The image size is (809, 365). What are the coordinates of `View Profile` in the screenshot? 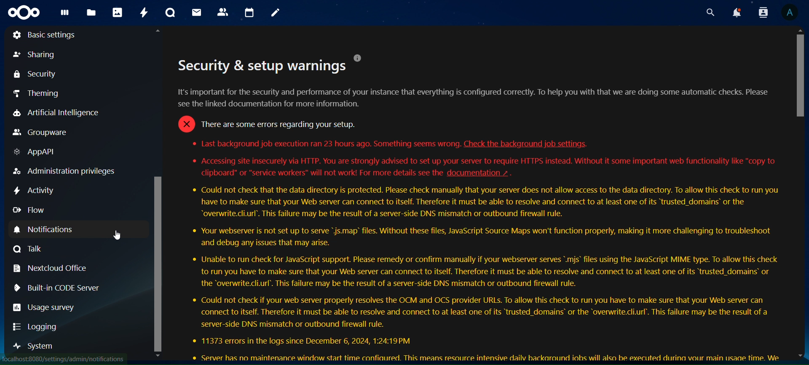 It's located at (791, 13).